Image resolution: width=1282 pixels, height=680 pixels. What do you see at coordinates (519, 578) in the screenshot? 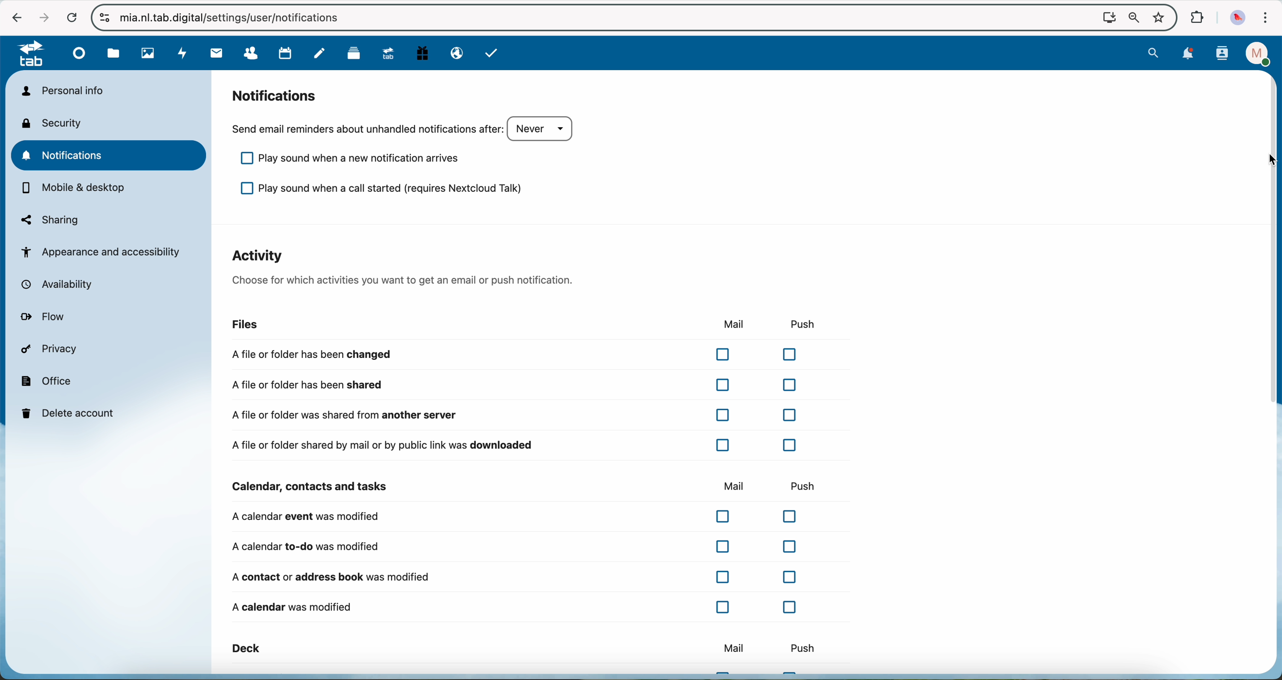
I see `a contact or address book was modifed` at bounding box center [519, 578].